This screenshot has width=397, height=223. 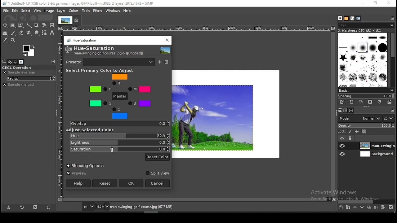 What do you see at coordinates (119, 142) in the screenshot?
I see `lightness` at bounding box center [119, 142].